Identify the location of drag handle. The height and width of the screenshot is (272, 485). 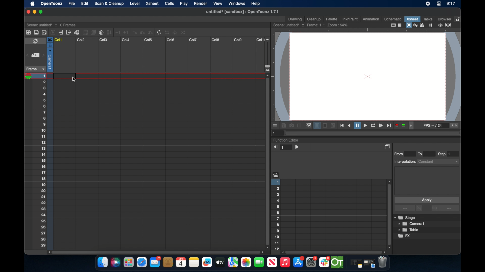
(412, 126).